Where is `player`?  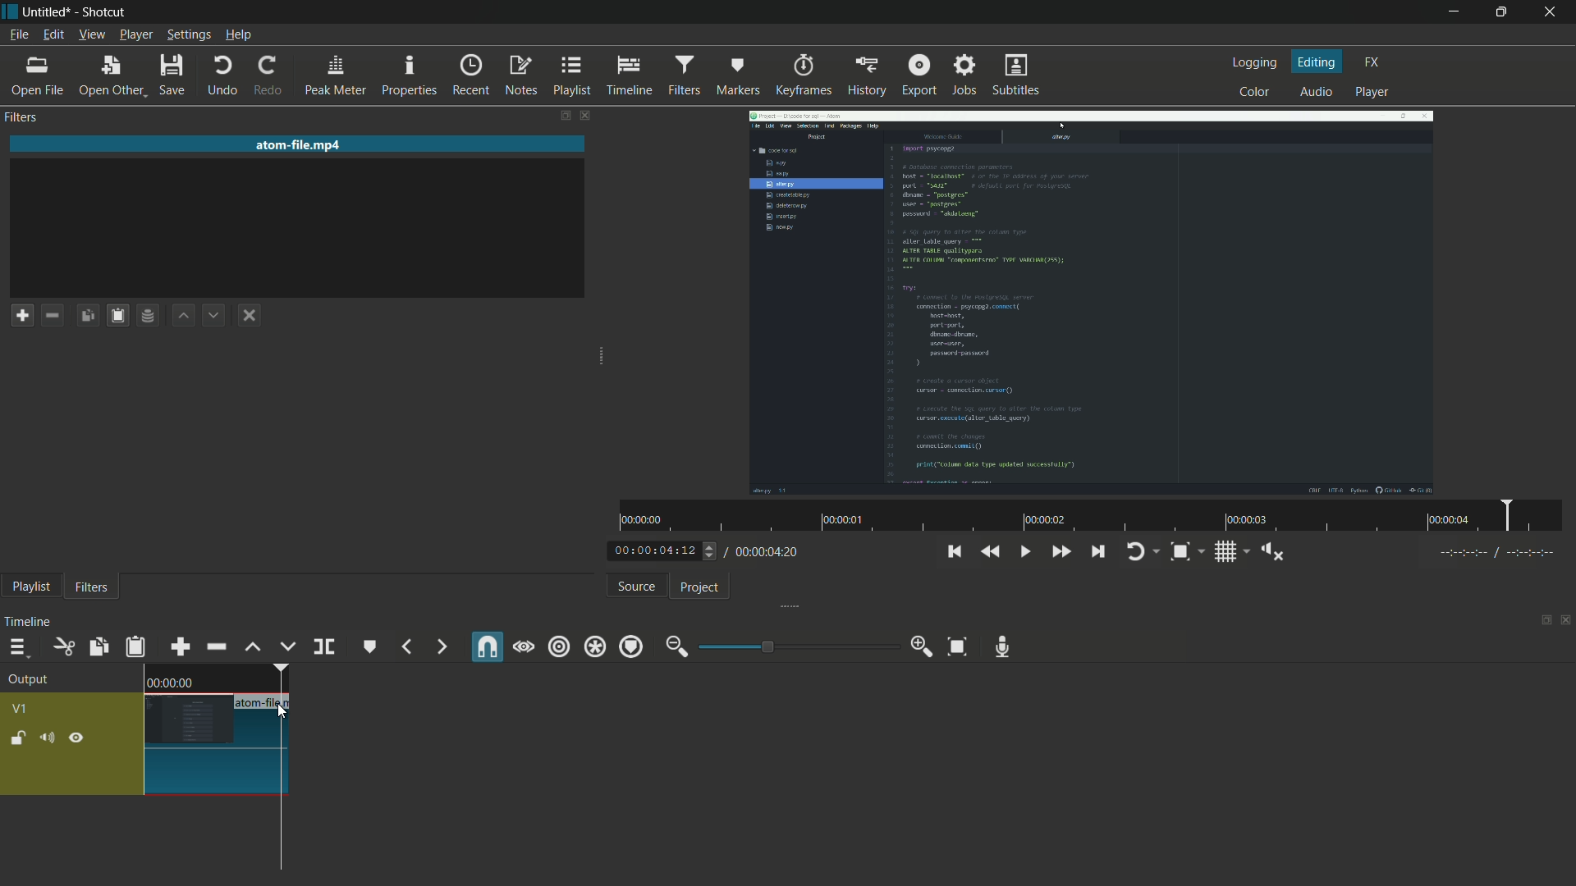 player is located at coordinates (1373, 93).